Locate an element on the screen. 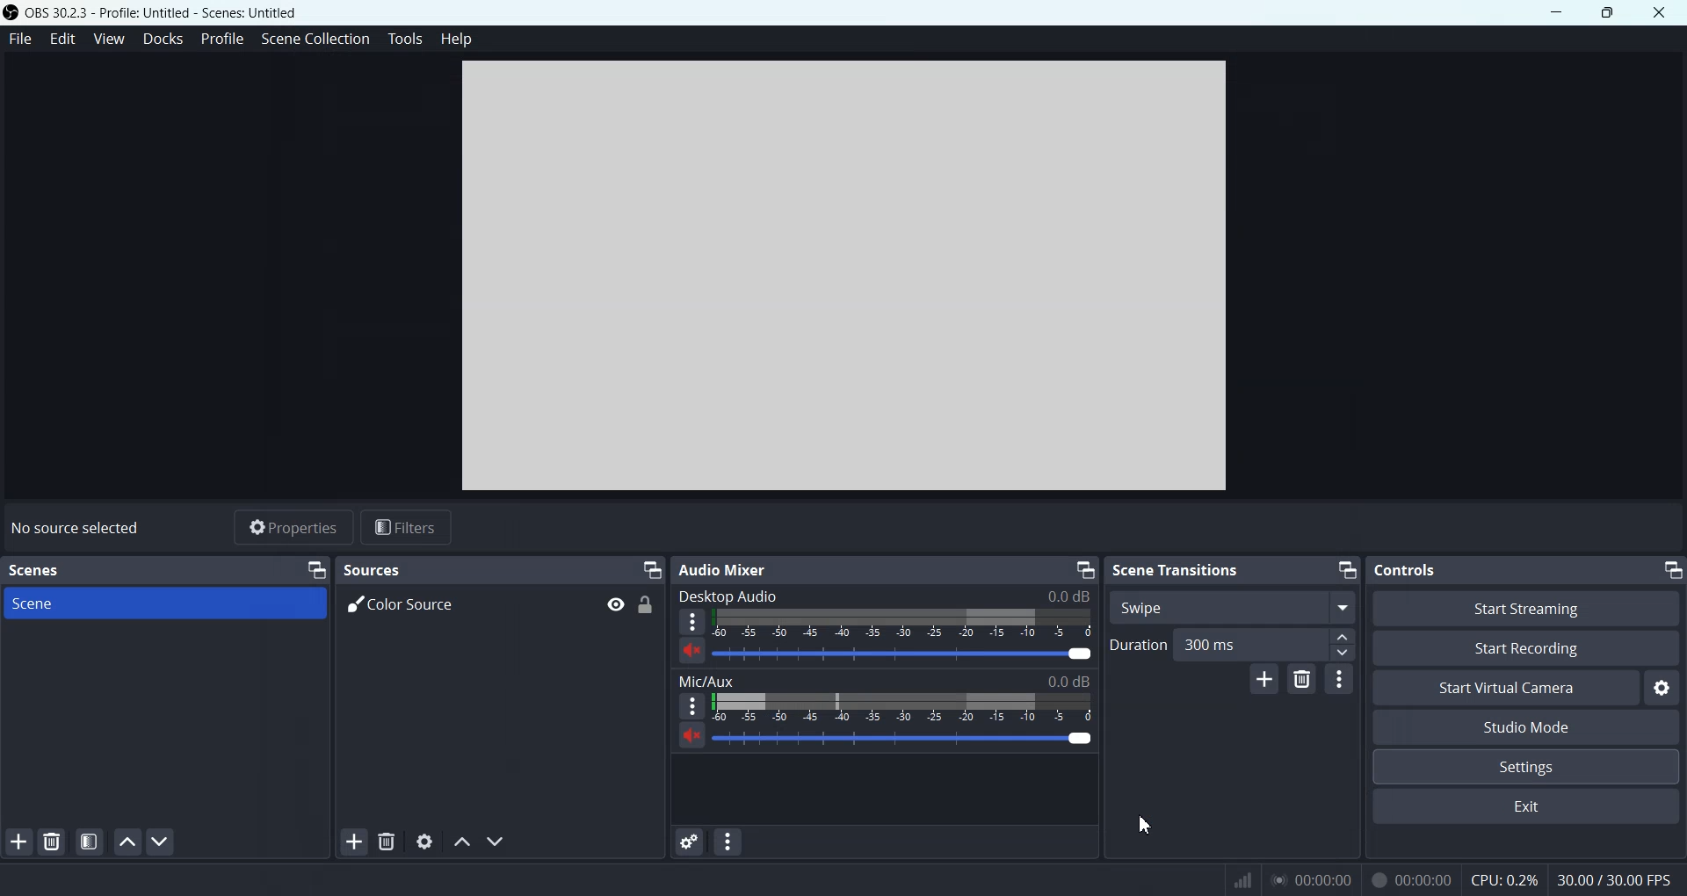 The width and height of the screenshot is (1687, 896). Volume Indicator is located at coordinates (902, 707).